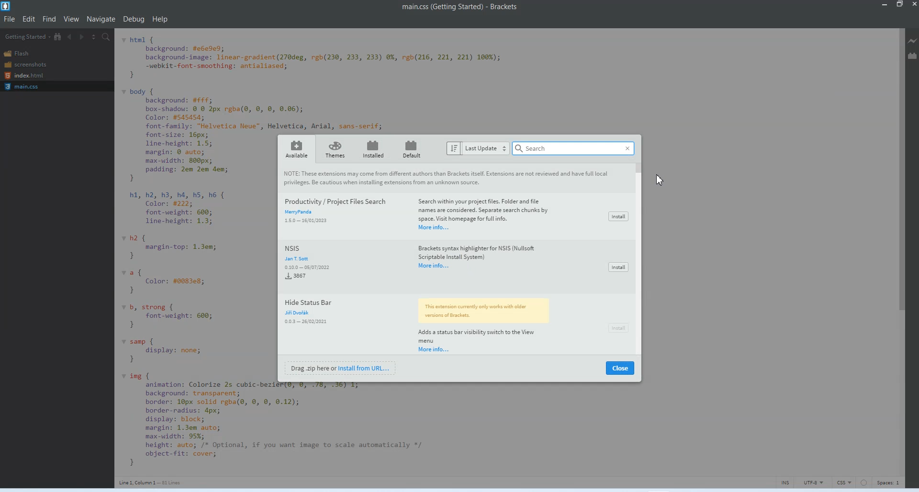 This screenshot has height=492, width=919. What do you see at coordinates (448, 178) in the screenshot?
I see `Text` at bounding box center [448, 178].